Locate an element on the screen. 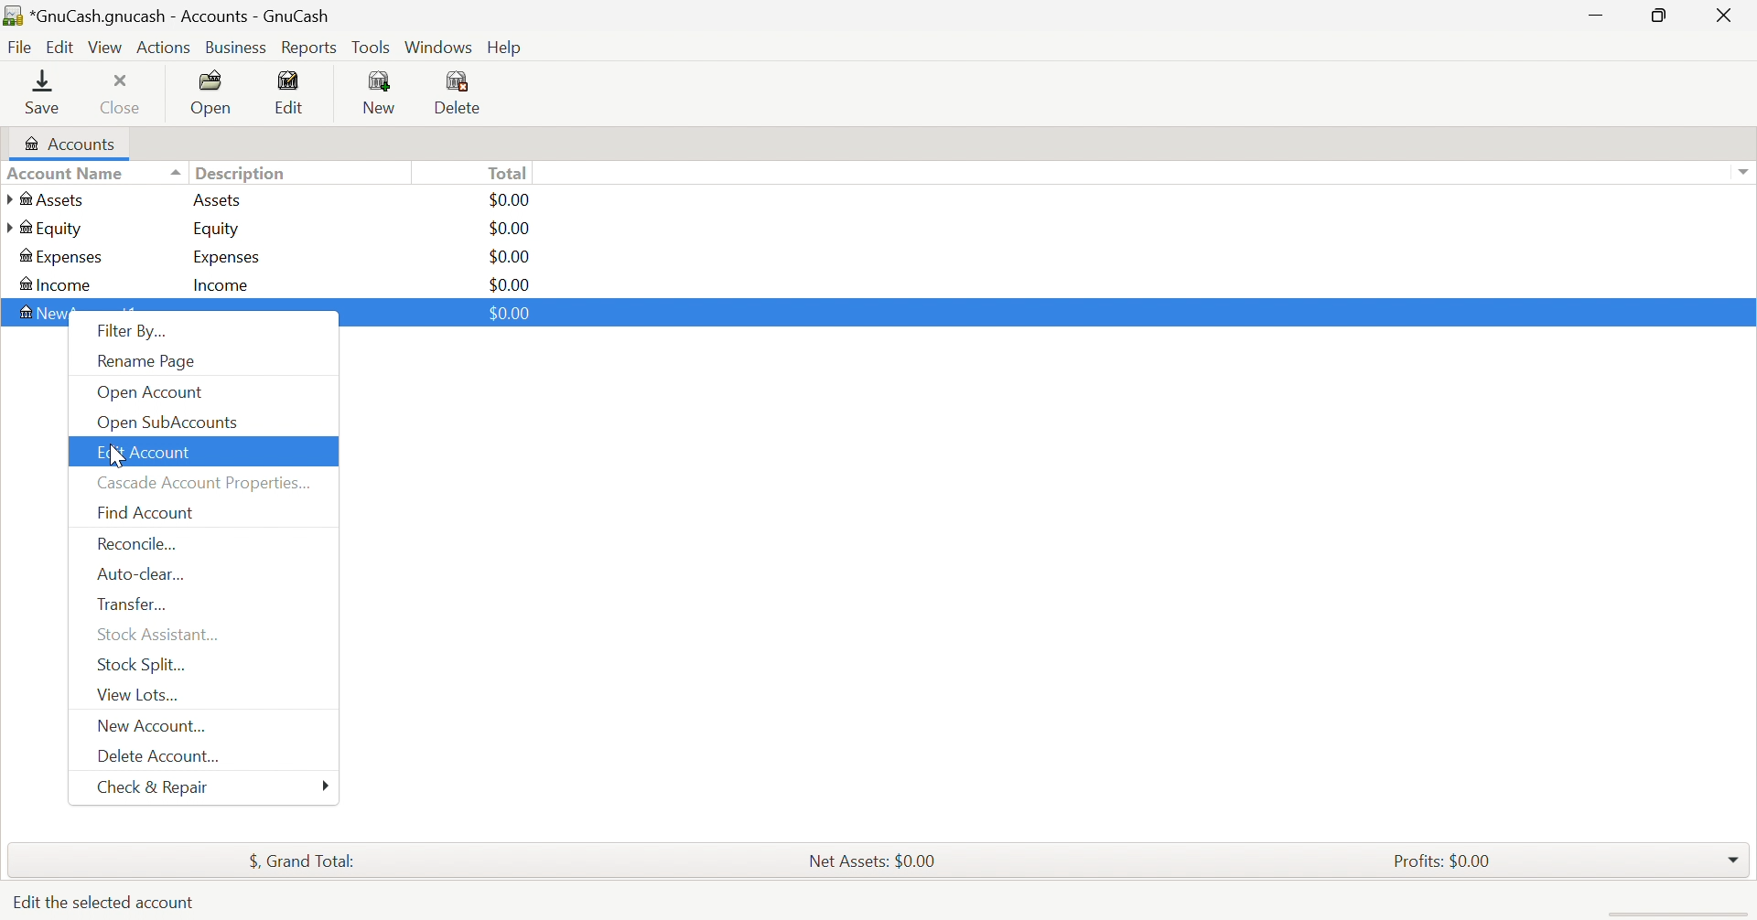 Image resolution: width=1757 pixels, height=920 pixels. Close is located at coordinates (1727, 16).